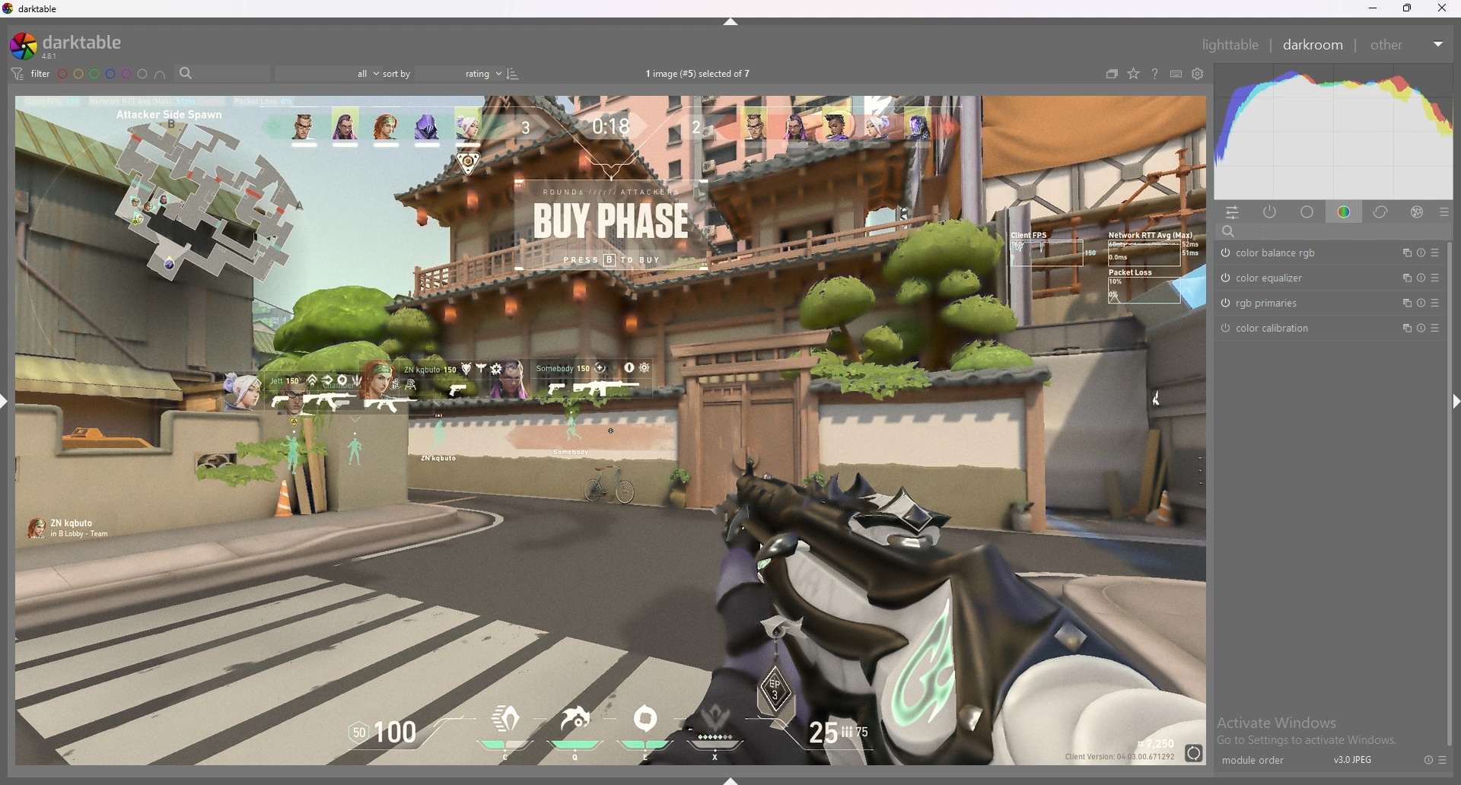 Image resolution: width=1461 pixels, height=785 pixels. I want to click on search module, so click(1337, 231).